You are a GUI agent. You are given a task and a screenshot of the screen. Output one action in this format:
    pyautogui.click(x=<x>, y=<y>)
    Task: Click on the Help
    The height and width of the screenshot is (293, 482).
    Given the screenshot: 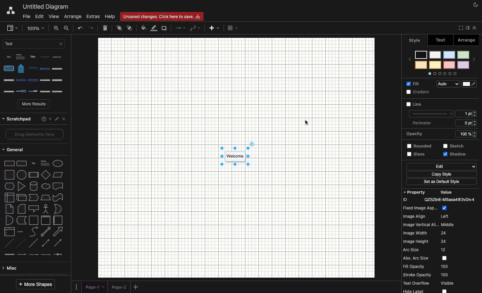 What is the action you would take?
    pyautogui.click(x=110, y=17)
    